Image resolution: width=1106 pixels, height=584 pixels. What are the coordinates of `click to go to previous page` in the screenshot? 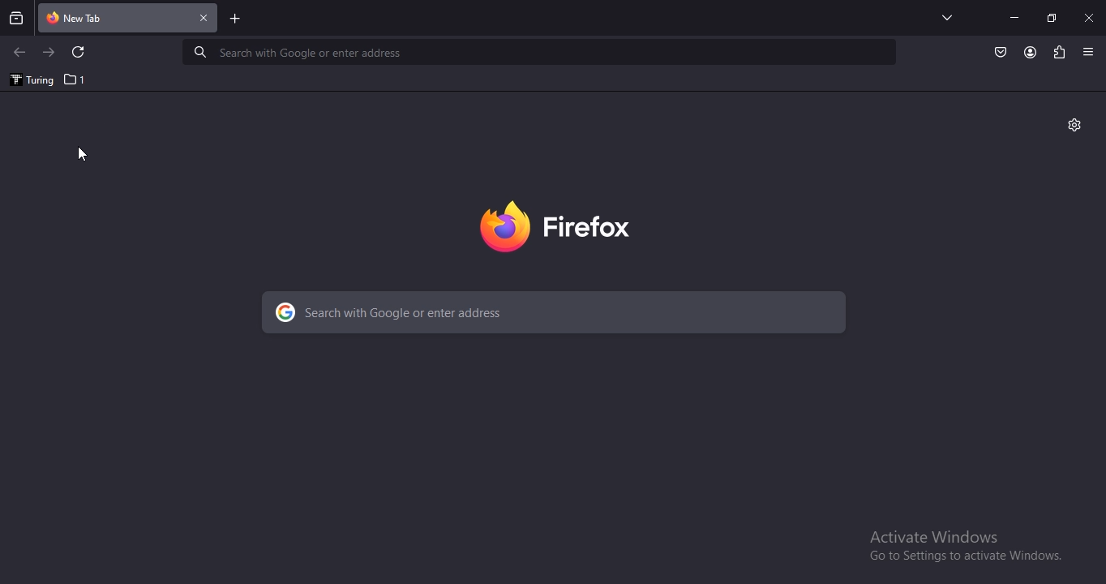 It's located at (19, 53).